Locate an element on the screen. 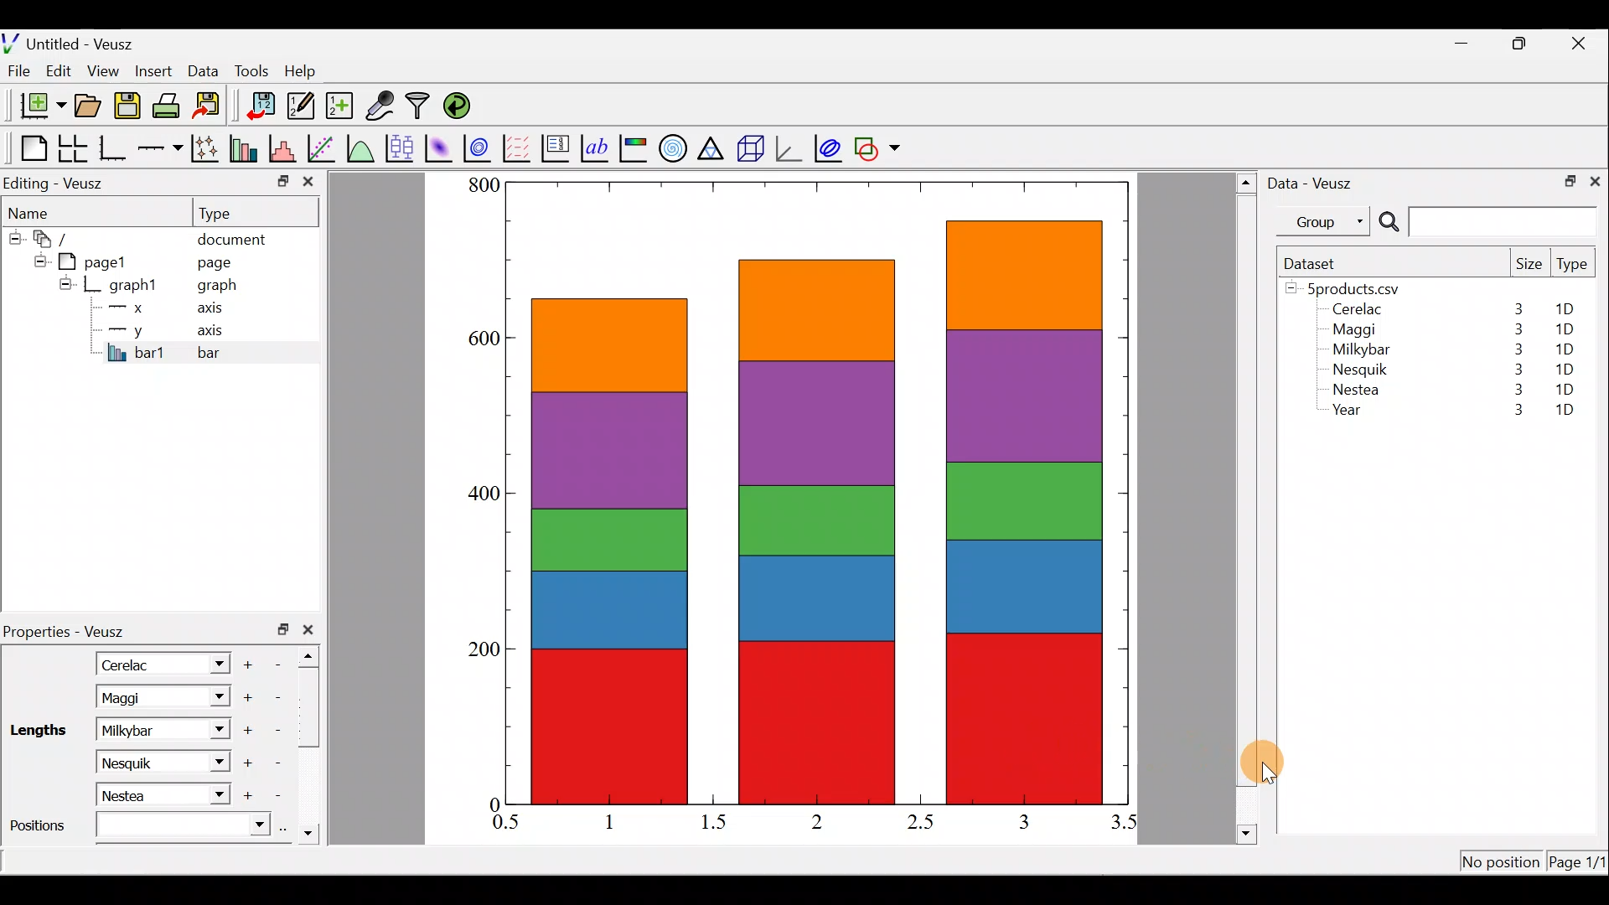  x is located at coordinates (130, 308).